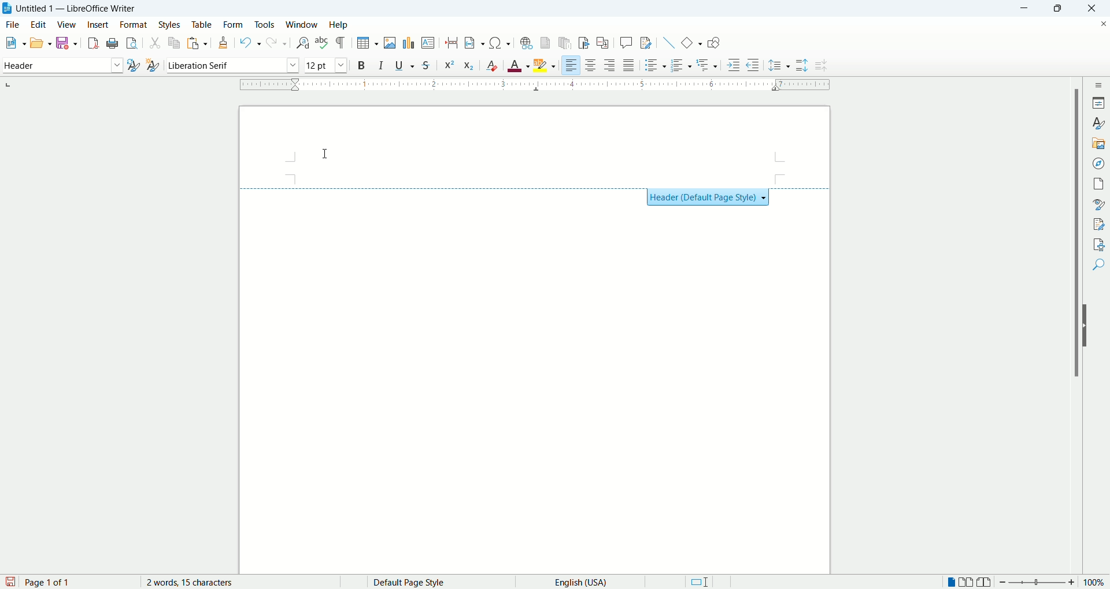 The image size is (1110, 589). I want to click on left align, so click(570, 64).